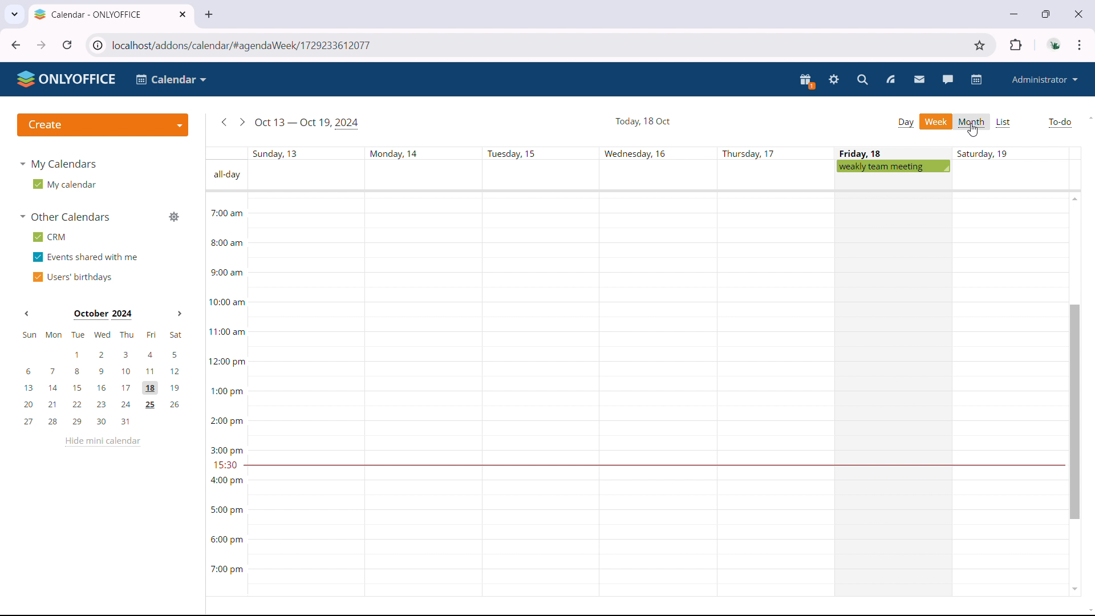 This screenshot has width=1095, height=616. Describe the element at coordinates (226, 392) in the screenshot. I see `Timeline for each day` at that location.